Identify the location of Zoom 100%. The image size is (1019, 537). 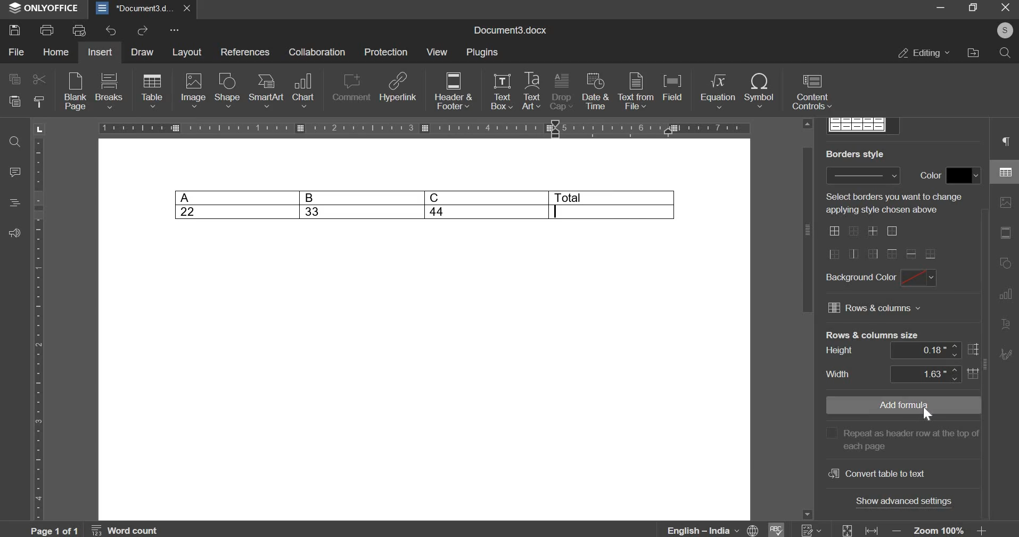
(939, 530).